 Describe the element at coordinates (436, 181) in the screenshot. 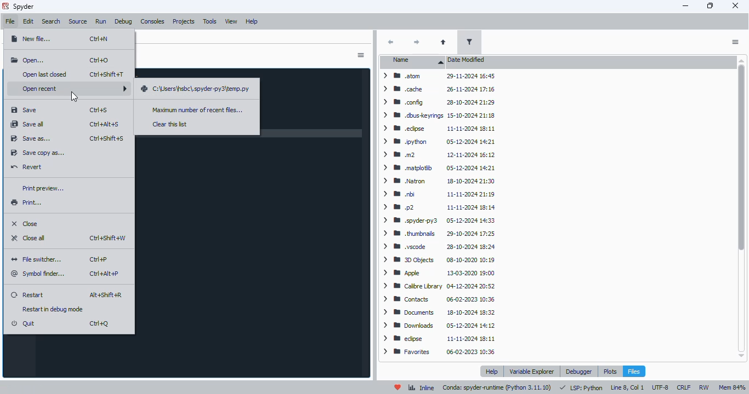

I see `> WW Natron 18-10-2024 21:30` at that location.